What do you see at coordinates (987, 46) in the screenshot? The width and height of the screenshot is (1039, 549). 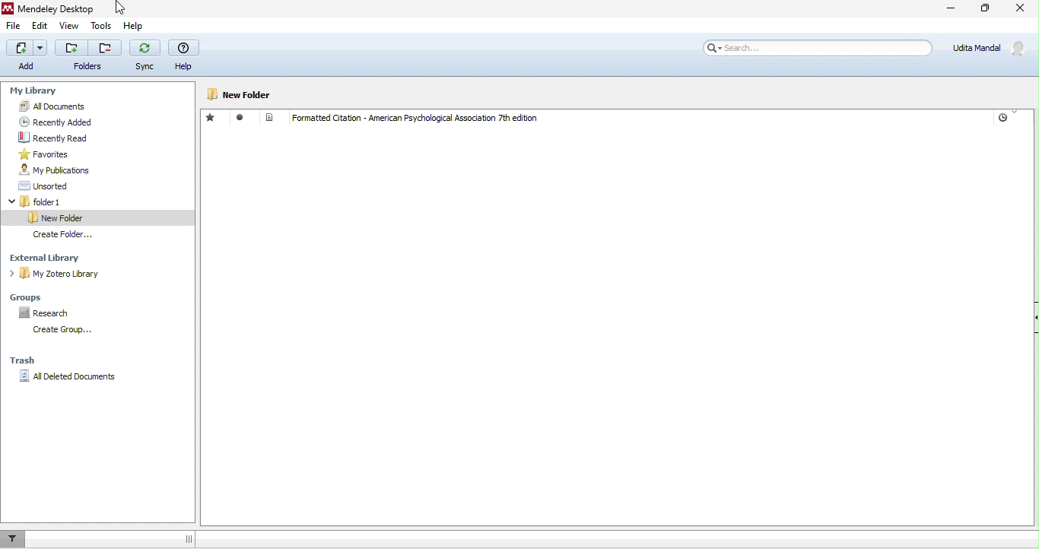 I see `Udita Mandal` at bounding box center [987, 46].